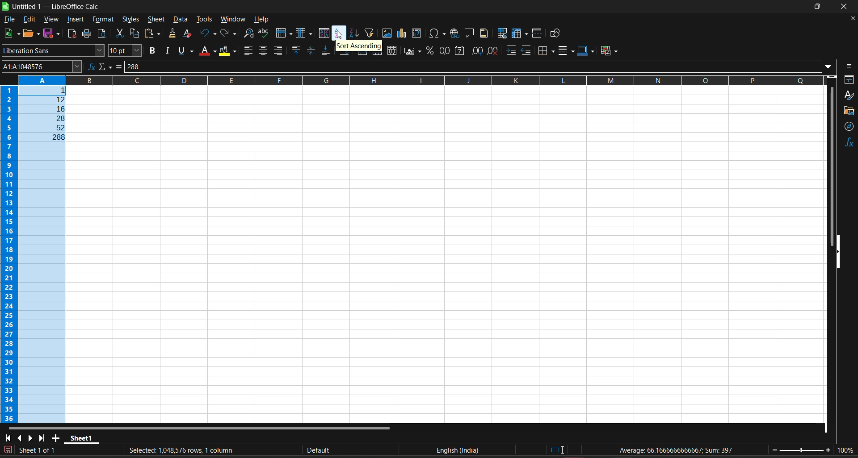 Image resolution: width=858 pixels, height=458 pixels. What do you see at coordinates (392, 50) in the screenshot?
I see `unmerge cells` at bounding box center [392, 50].